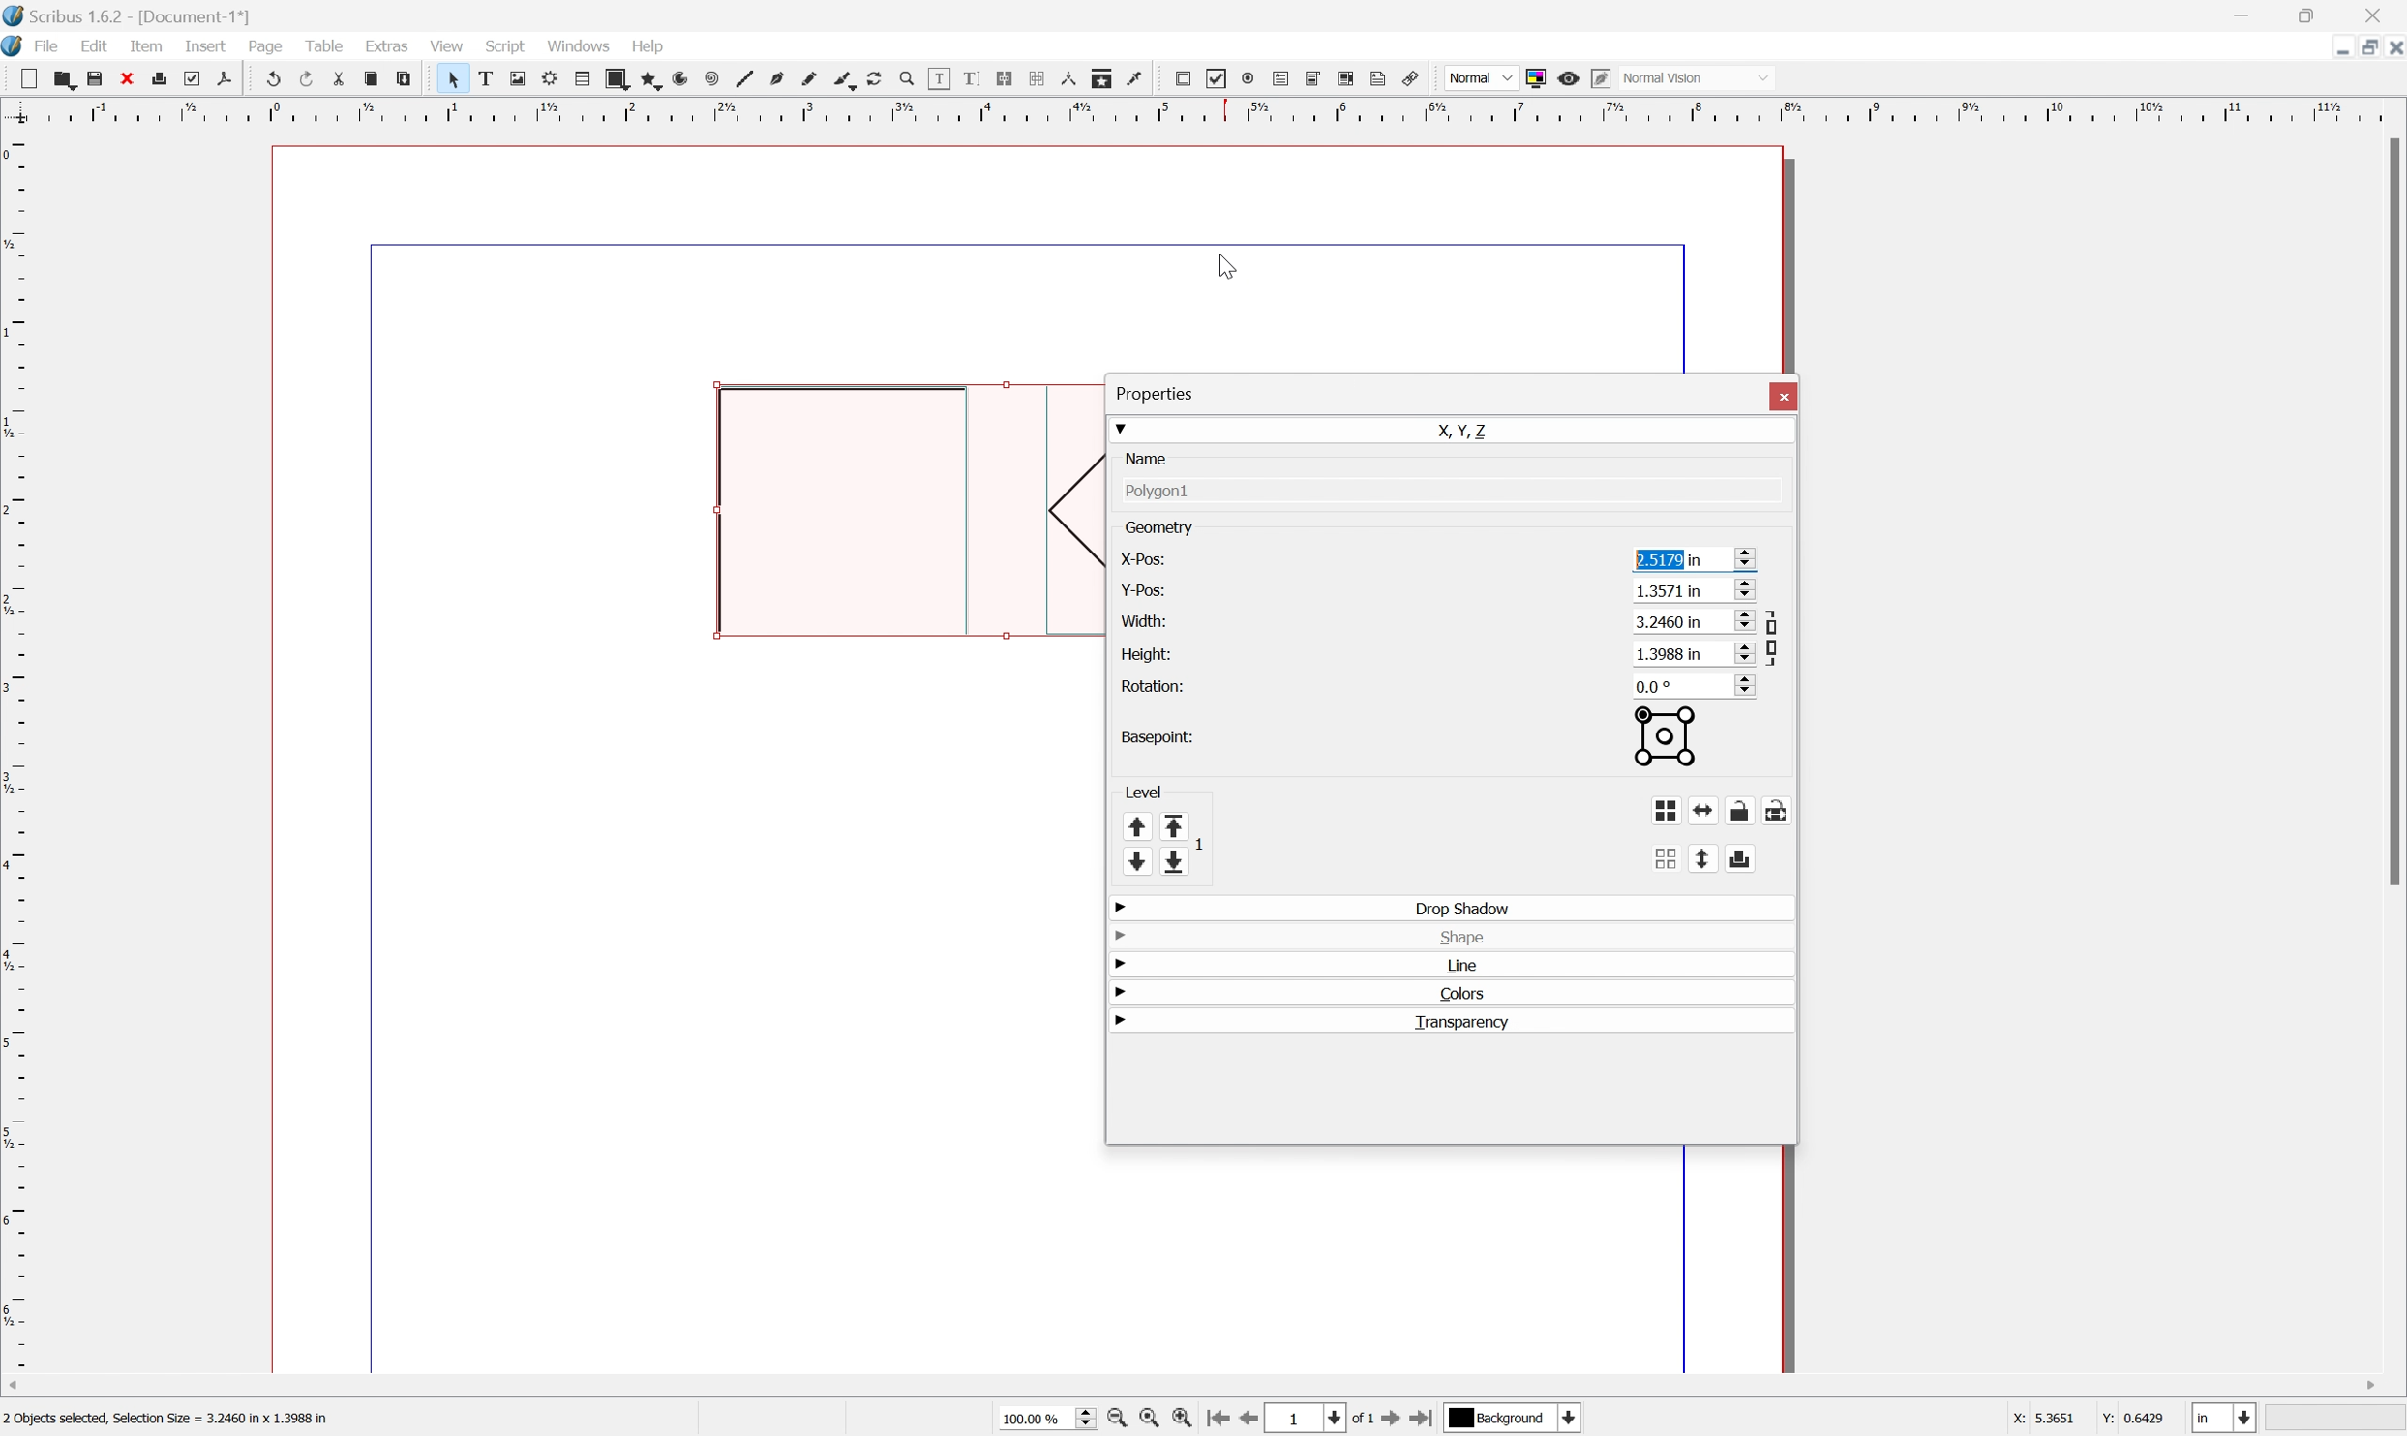 The image size is (2407, 1436). Describe the element at coordinates (122, 80) in the screenshot. I see `close` at that location.